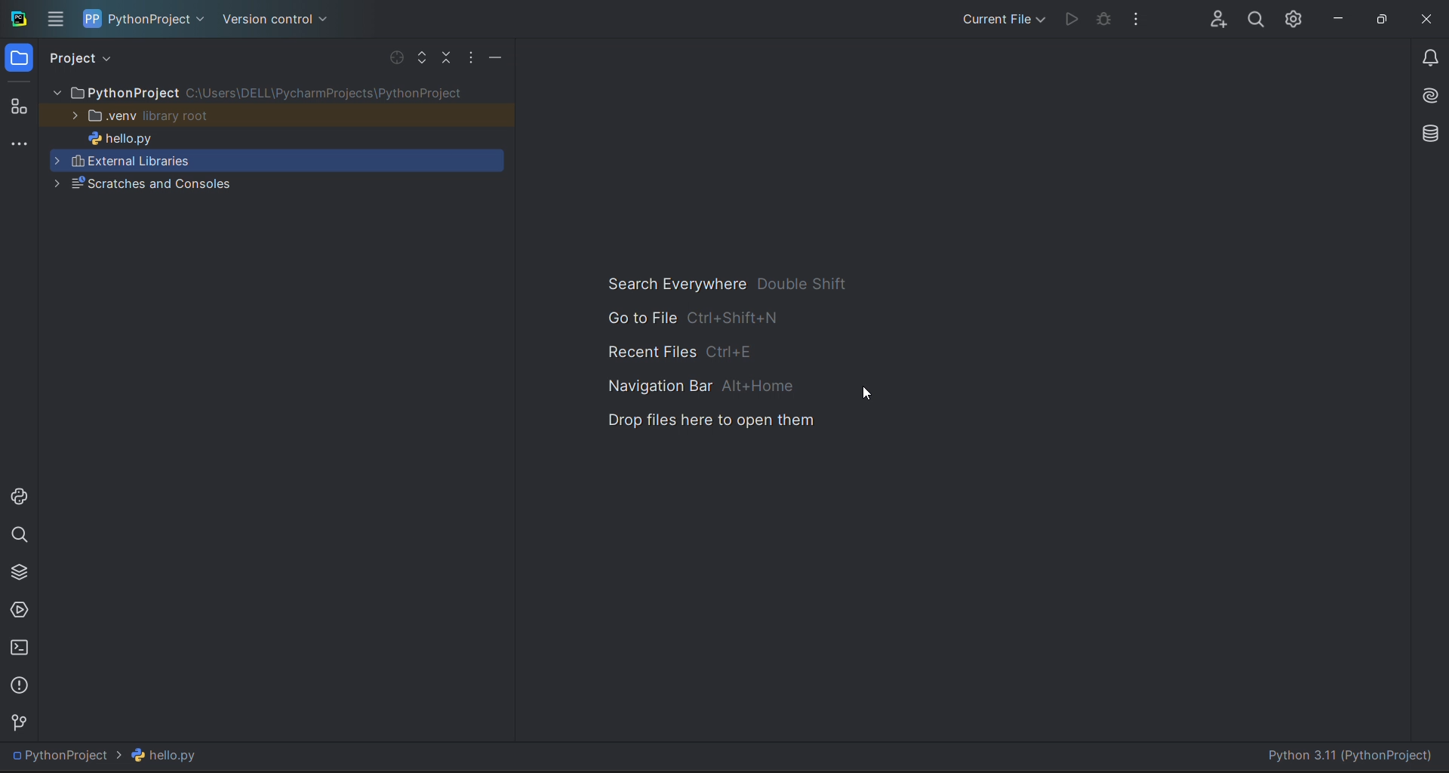 The height and width of the screenshot is (773, 1449). Describe the element at coordinates (20, 648) in the screenshot. I see `terminal` at that location.